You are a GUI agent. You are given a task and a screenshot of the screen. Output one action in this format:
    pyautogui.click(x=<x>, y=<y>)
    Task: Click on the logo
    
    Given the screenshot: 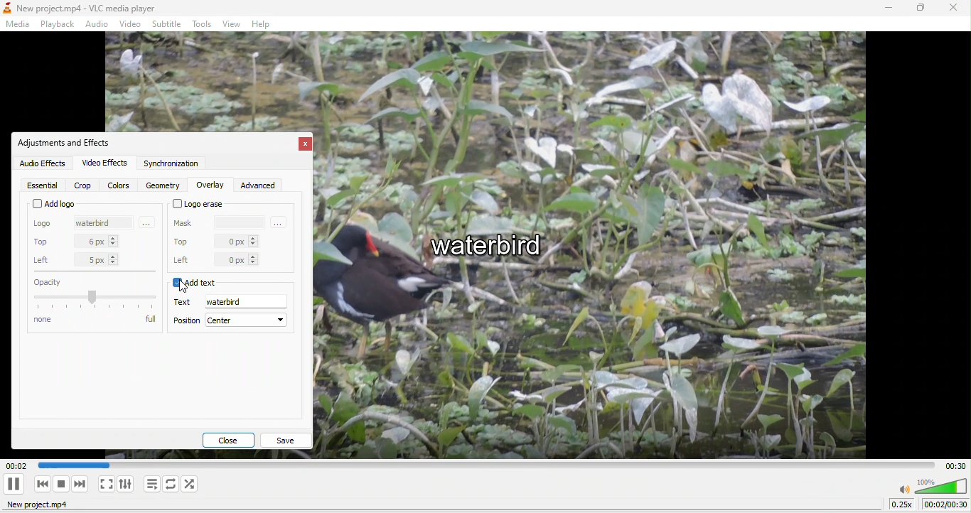 What is the action you would take?
    pyautogui.click(x=46, y=225)
    